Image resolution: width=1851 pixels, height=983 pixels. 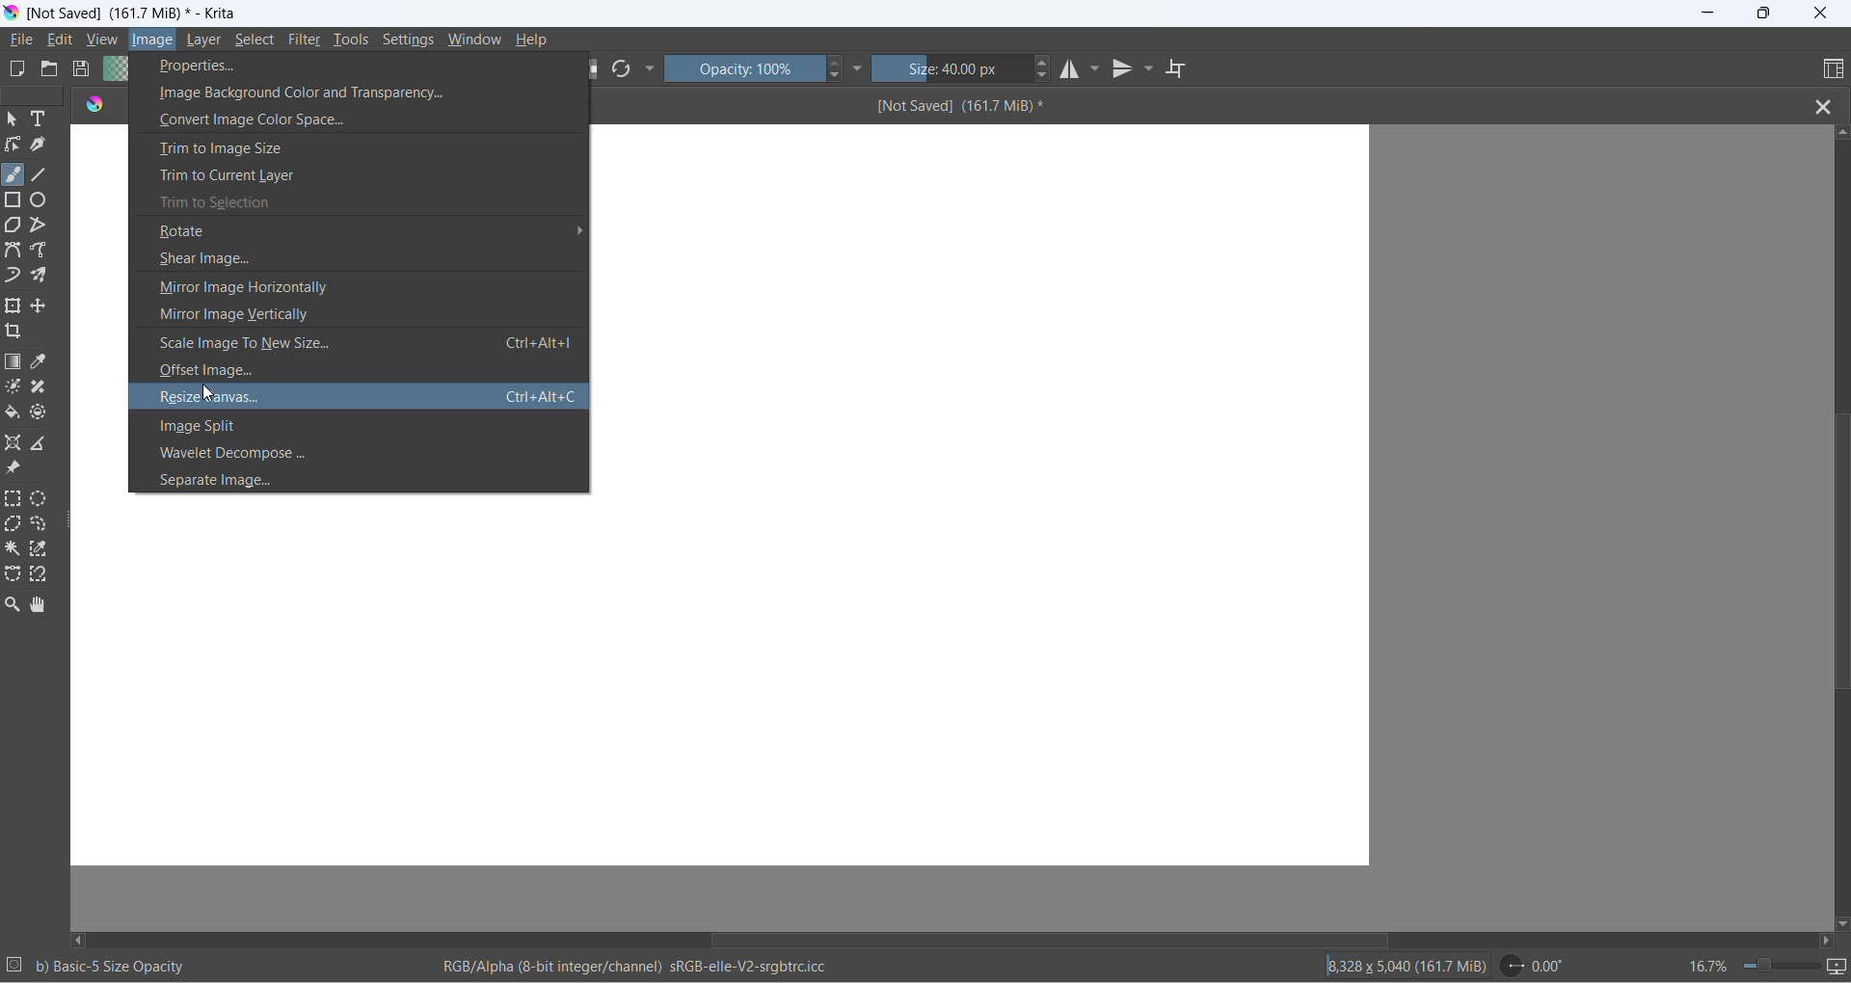 I want to click on tools, so click(x=354, y=43).